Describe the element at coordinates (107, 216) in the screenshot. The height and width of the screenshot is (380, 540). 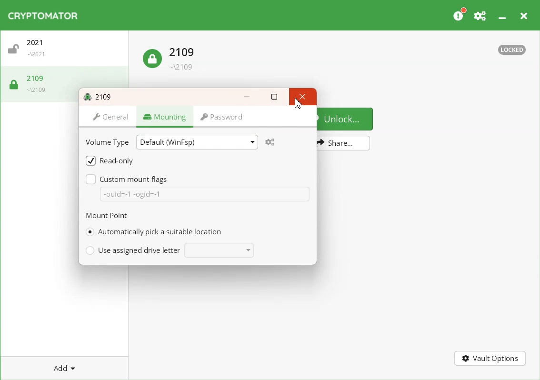
I see `Text 2` at that location.